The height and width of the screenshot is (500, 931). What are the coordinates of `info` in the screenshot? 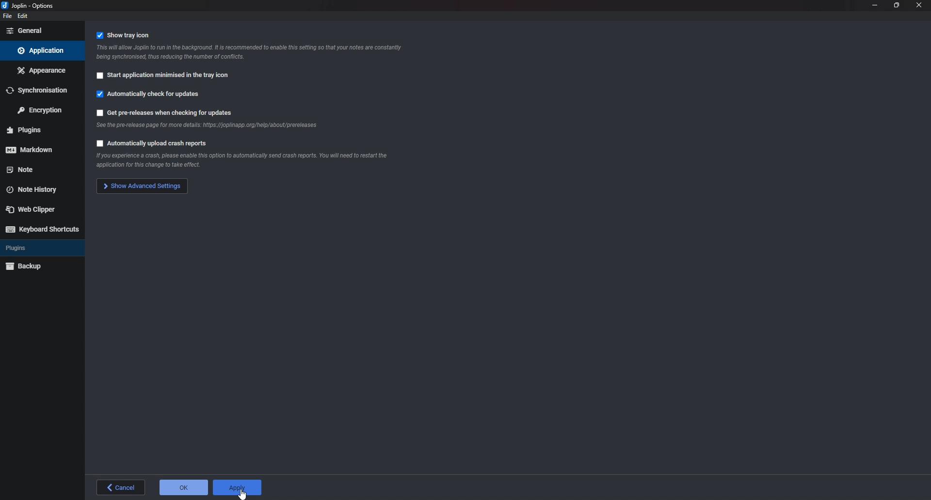 It's located at (239, 161).